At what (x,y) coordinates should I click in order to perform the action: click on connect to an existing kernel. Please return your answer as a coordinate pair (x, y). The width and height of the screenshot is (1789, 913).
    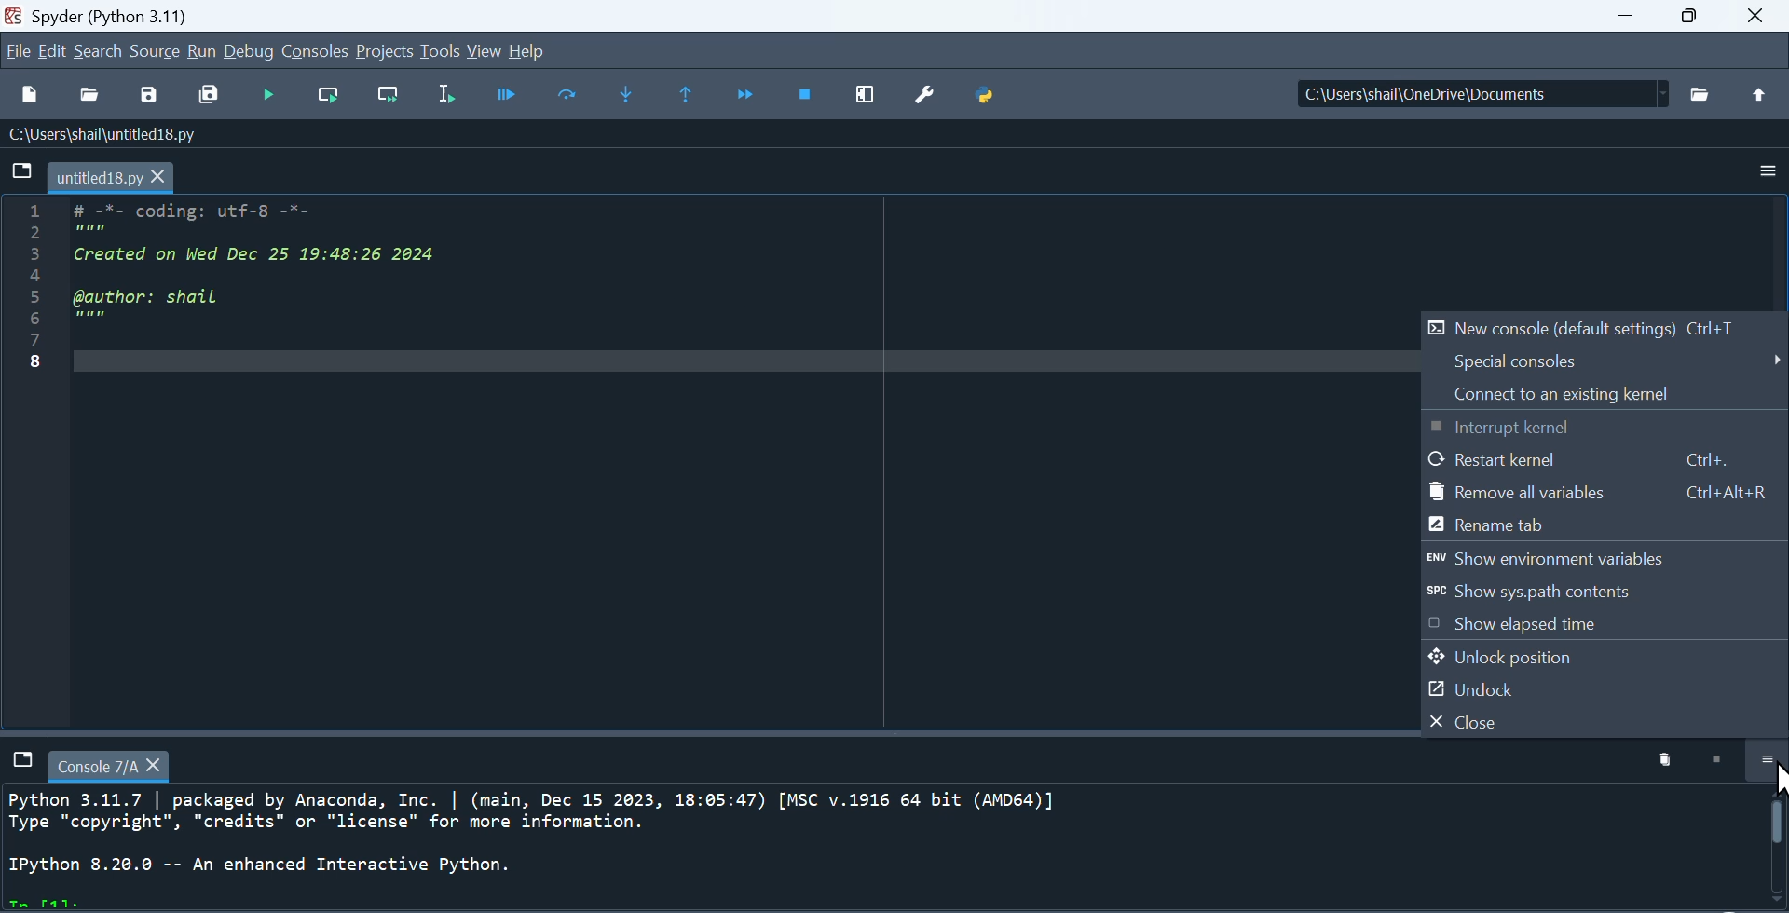
    Looking at the image, I should click on (1606, 396).